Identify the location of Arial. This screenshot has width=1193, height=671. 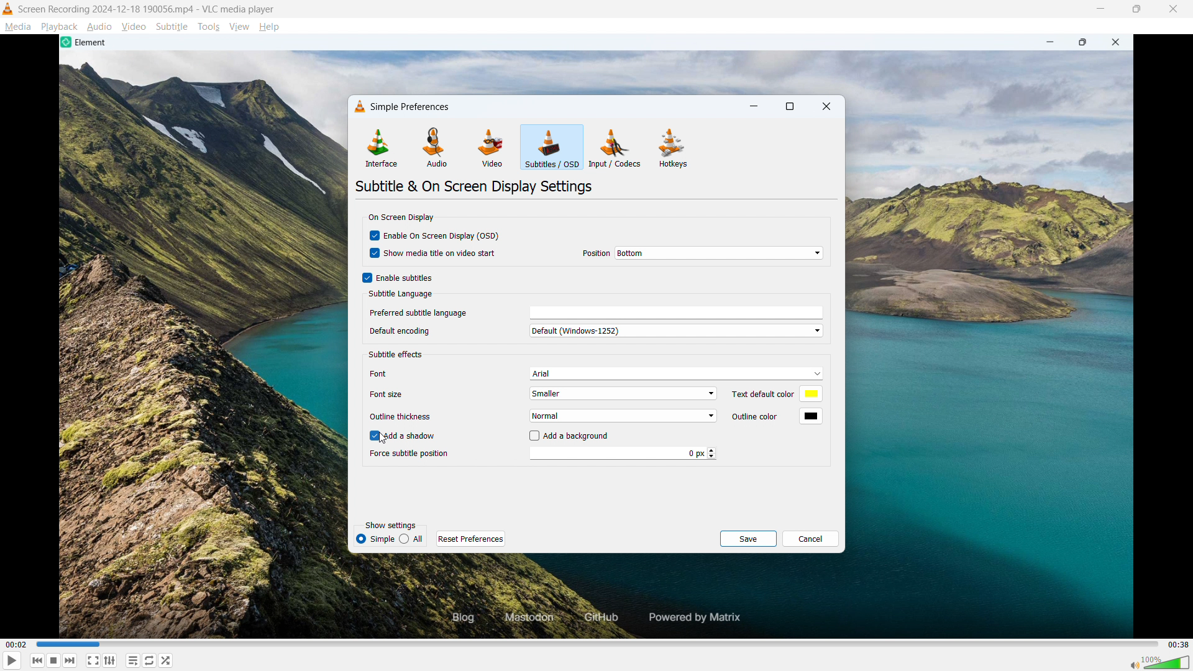
(677, 373).